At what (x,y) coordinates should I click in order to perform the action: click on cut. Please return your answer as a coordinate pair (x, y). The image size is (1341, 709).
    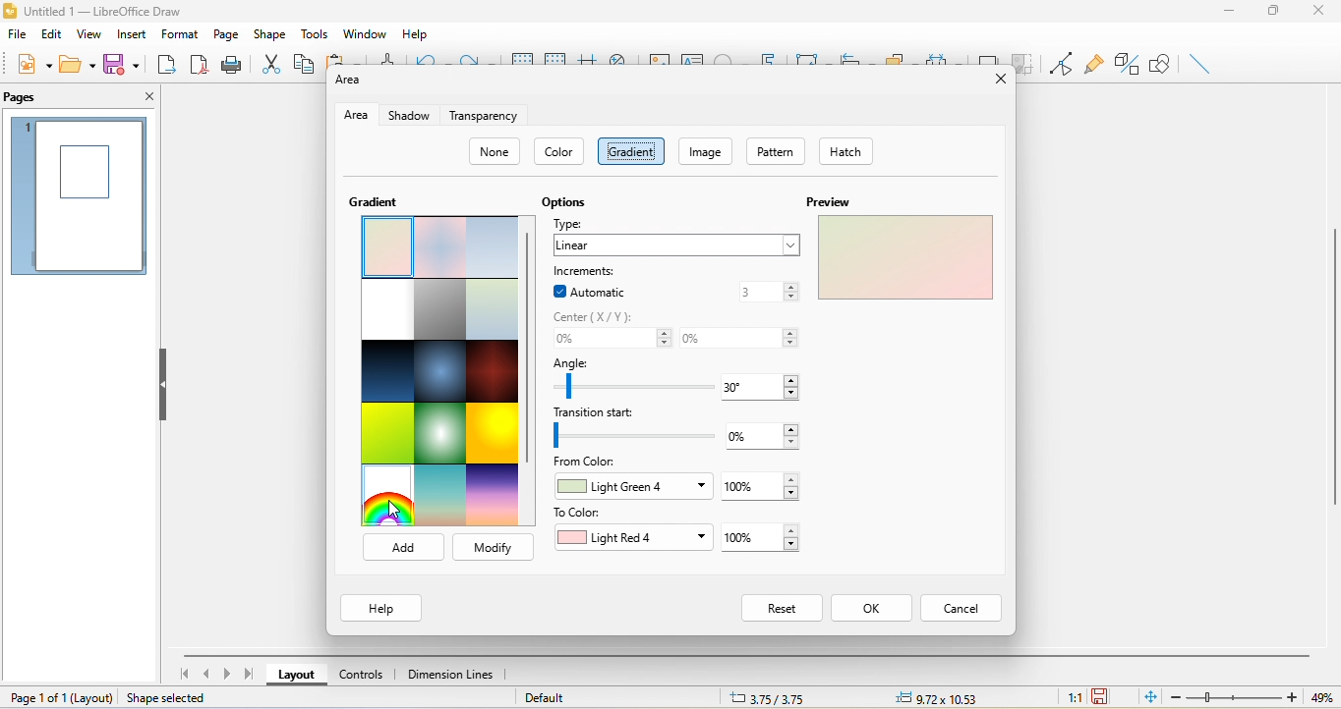
    Looking at the image, I should click on (272, 62).